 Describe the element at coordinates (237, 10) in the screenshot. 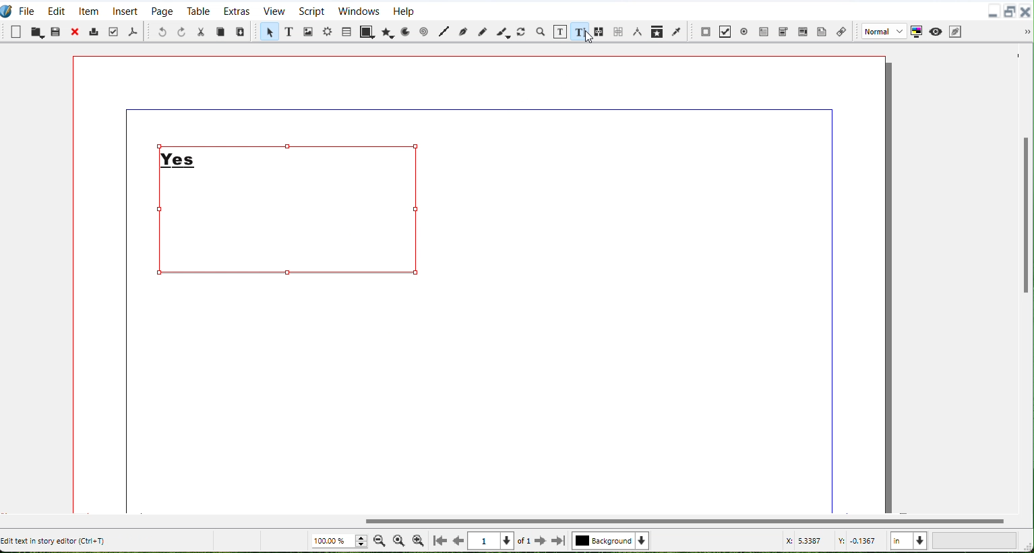

I see `Extras` at that location.